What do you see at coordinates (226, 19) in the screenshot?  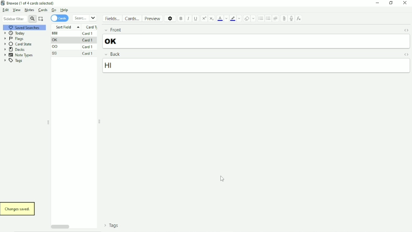 I see `Change color` at bounding box center [226, 19].